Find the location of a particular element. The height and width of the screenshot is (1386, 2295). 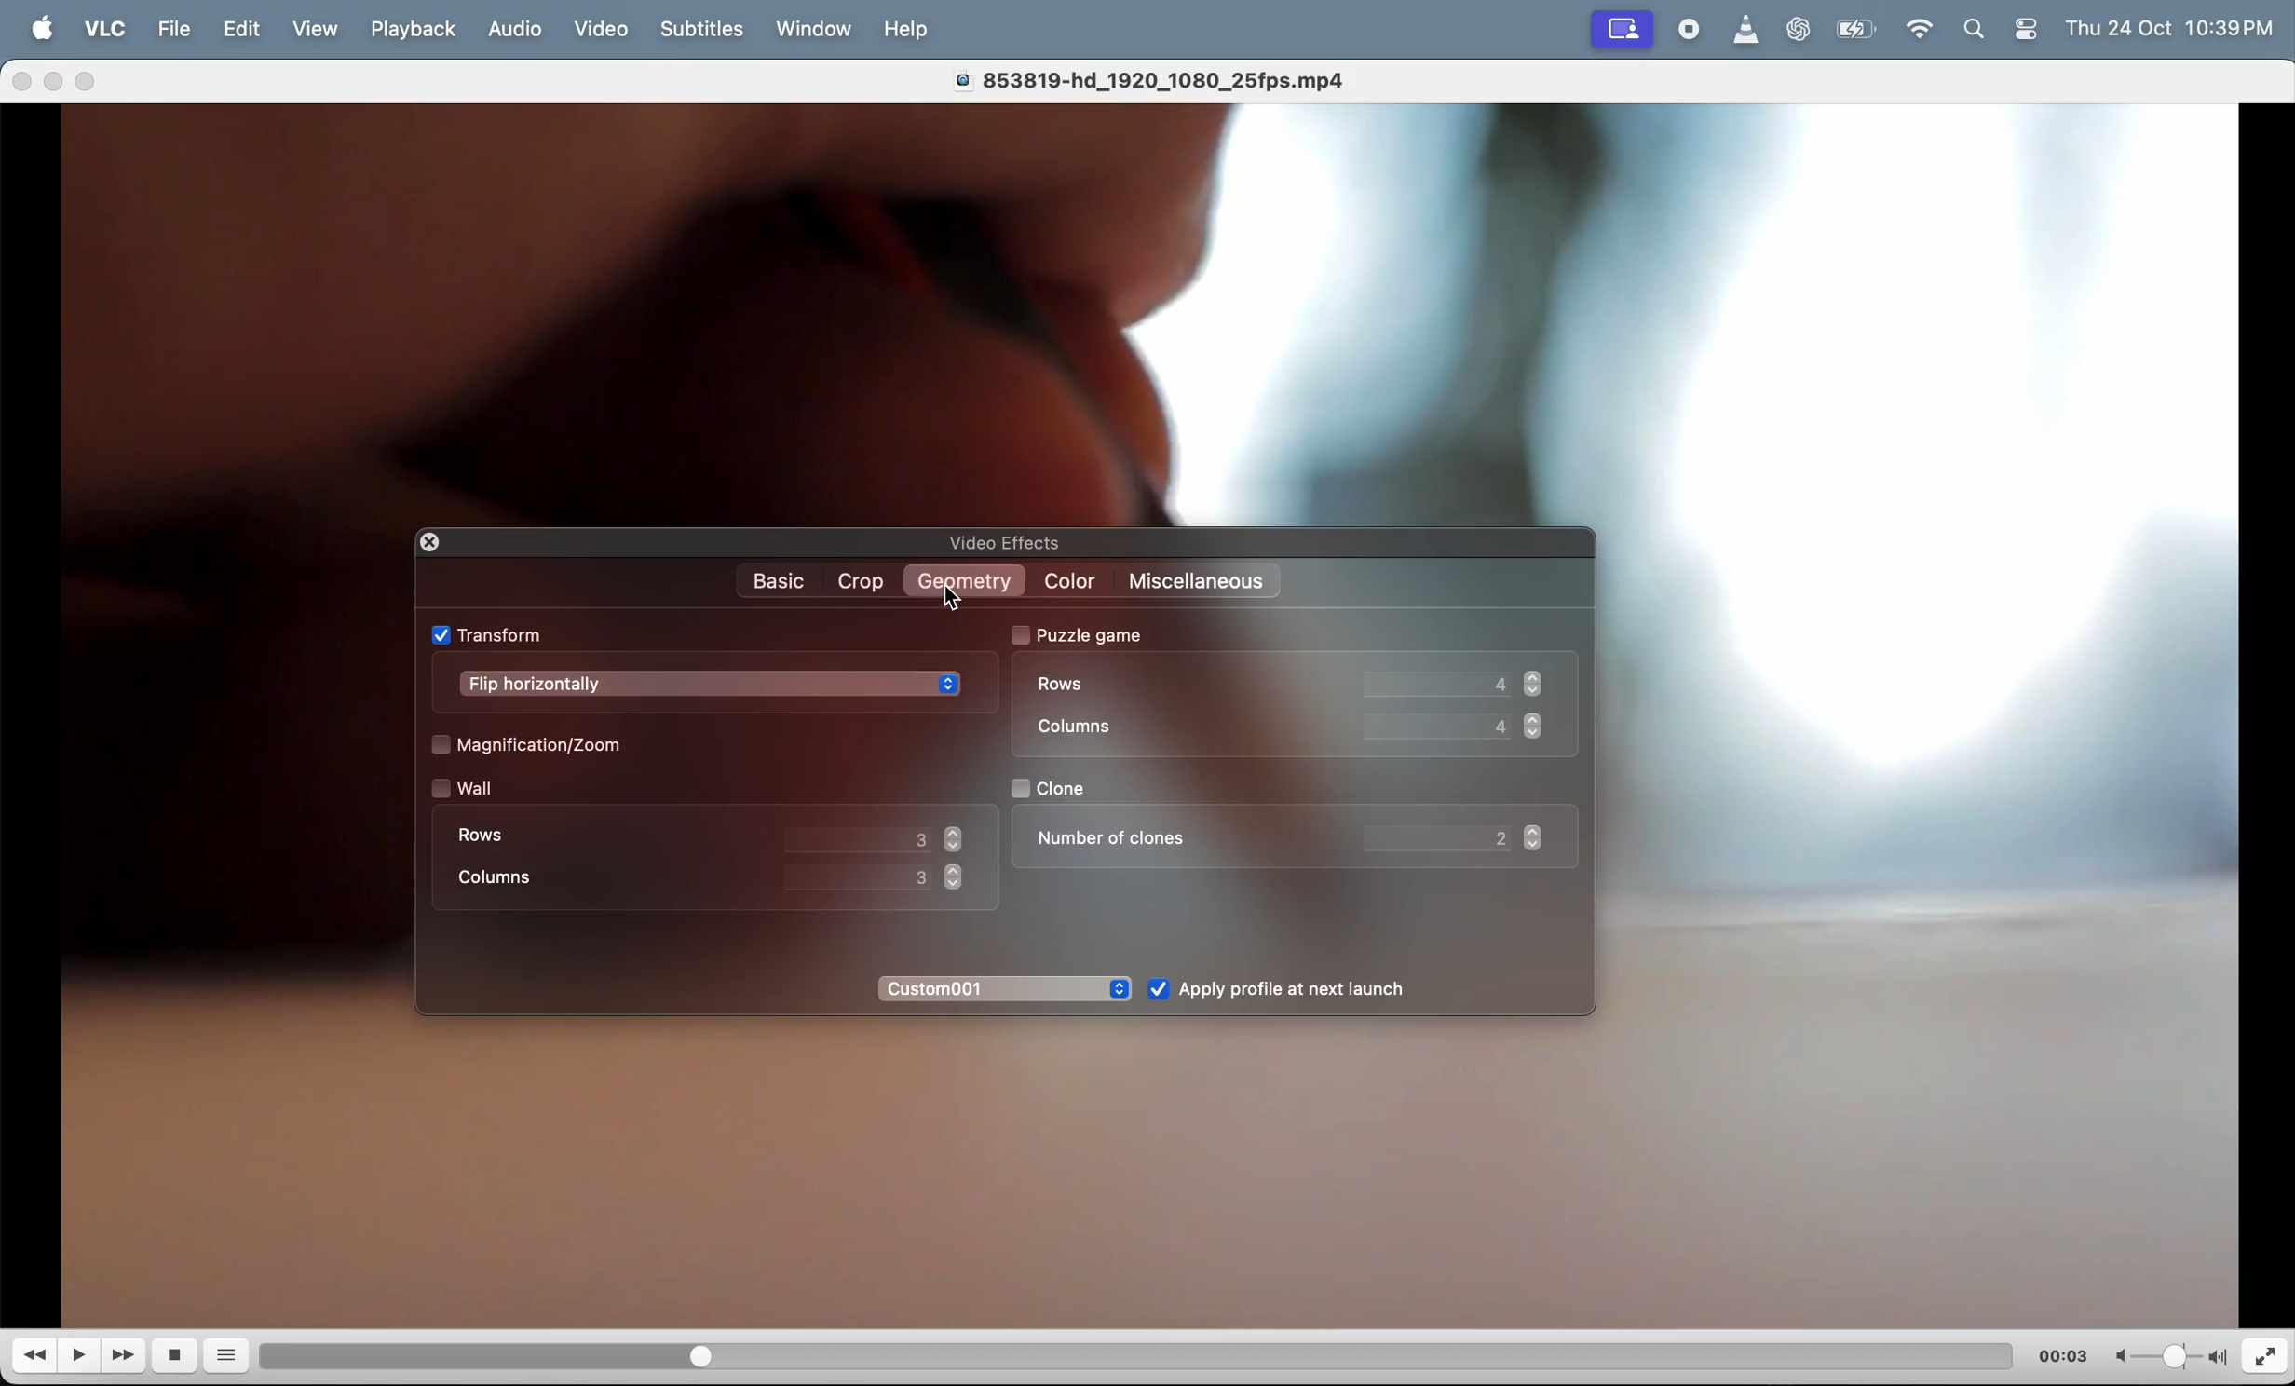

minimize is located at coordinates (57, 84).